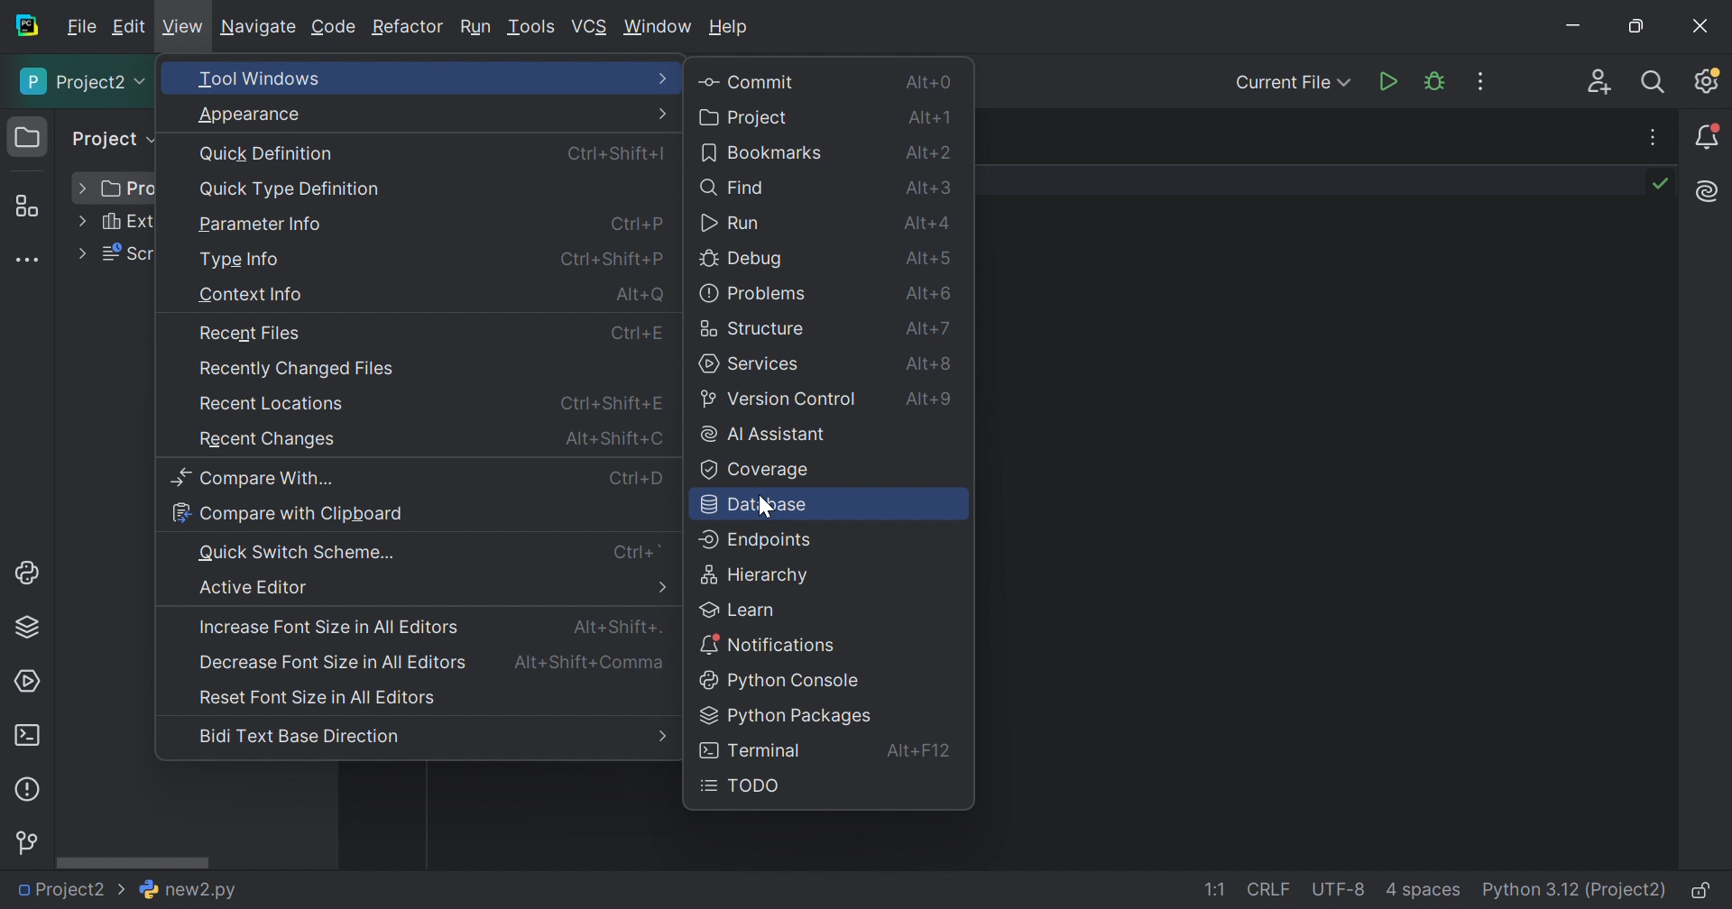  What do you see at coordinates (761, 154) in the screenshot?
I see `Bookmarks` at bounding box center [761, 154].